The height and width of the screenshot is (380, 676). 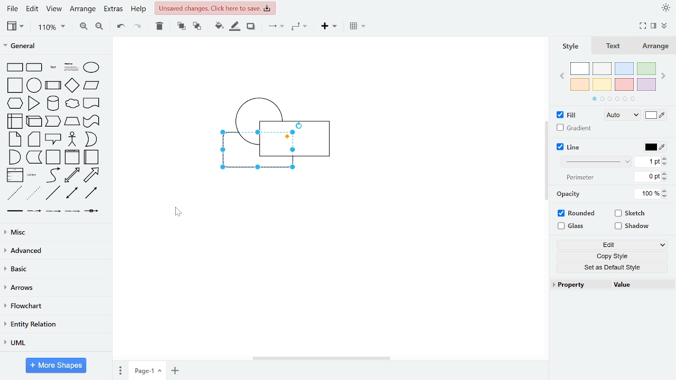 What do you see at coordinates (137, 27) in the screenshot?
I see `redo` at bounding box center [137, 27].